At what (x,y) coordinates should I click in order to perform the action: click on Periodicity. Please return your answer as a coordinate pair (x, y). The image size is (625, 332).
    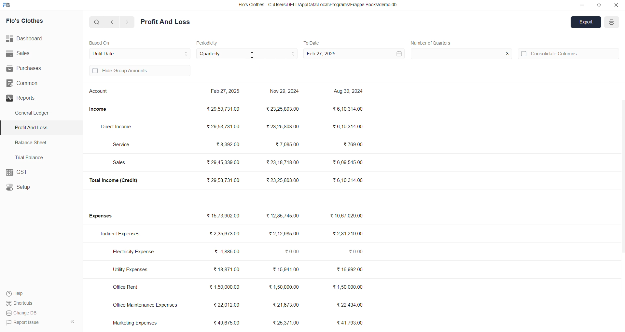
    Looking at the image, I should click on (208, 42).